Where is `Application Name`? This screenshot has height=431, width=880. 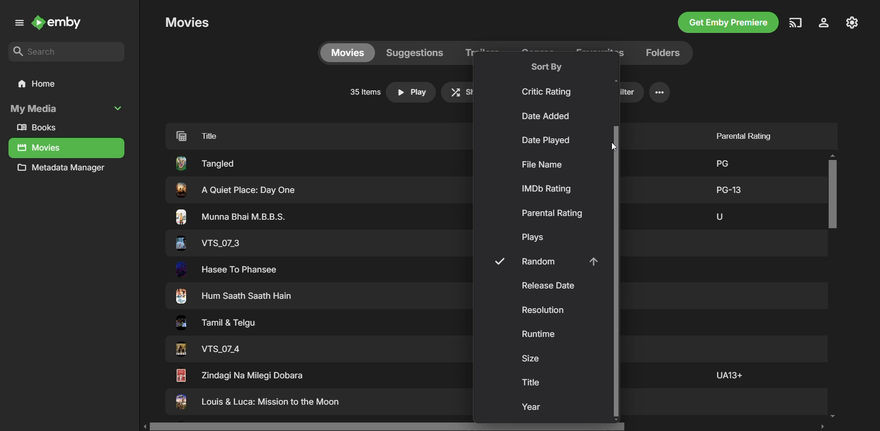 Application Name is located at coordinates (60, 24).